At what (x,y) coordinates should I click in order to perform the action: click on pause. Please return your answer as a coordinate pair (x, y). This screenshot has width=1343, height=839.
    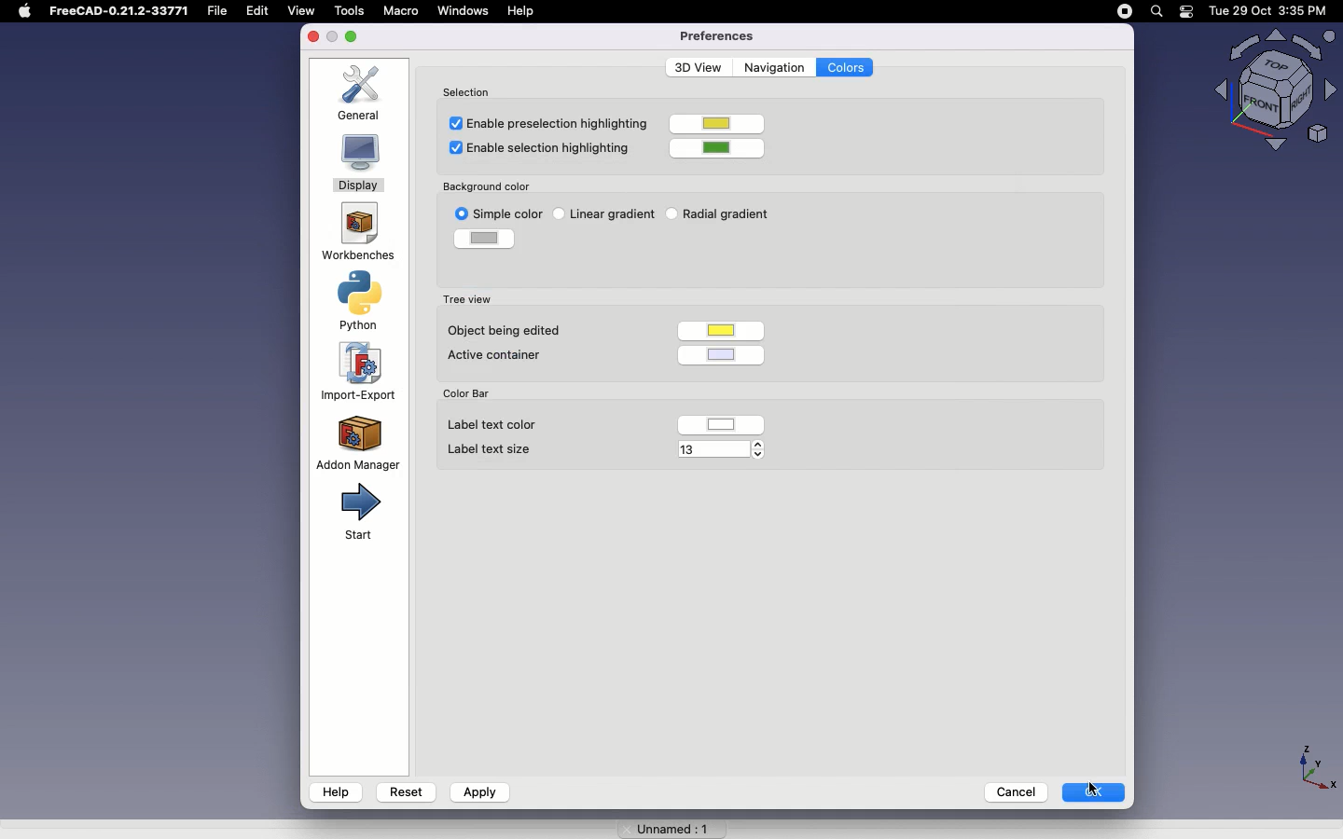
    Looking at the image, I should click on (1125, 11).